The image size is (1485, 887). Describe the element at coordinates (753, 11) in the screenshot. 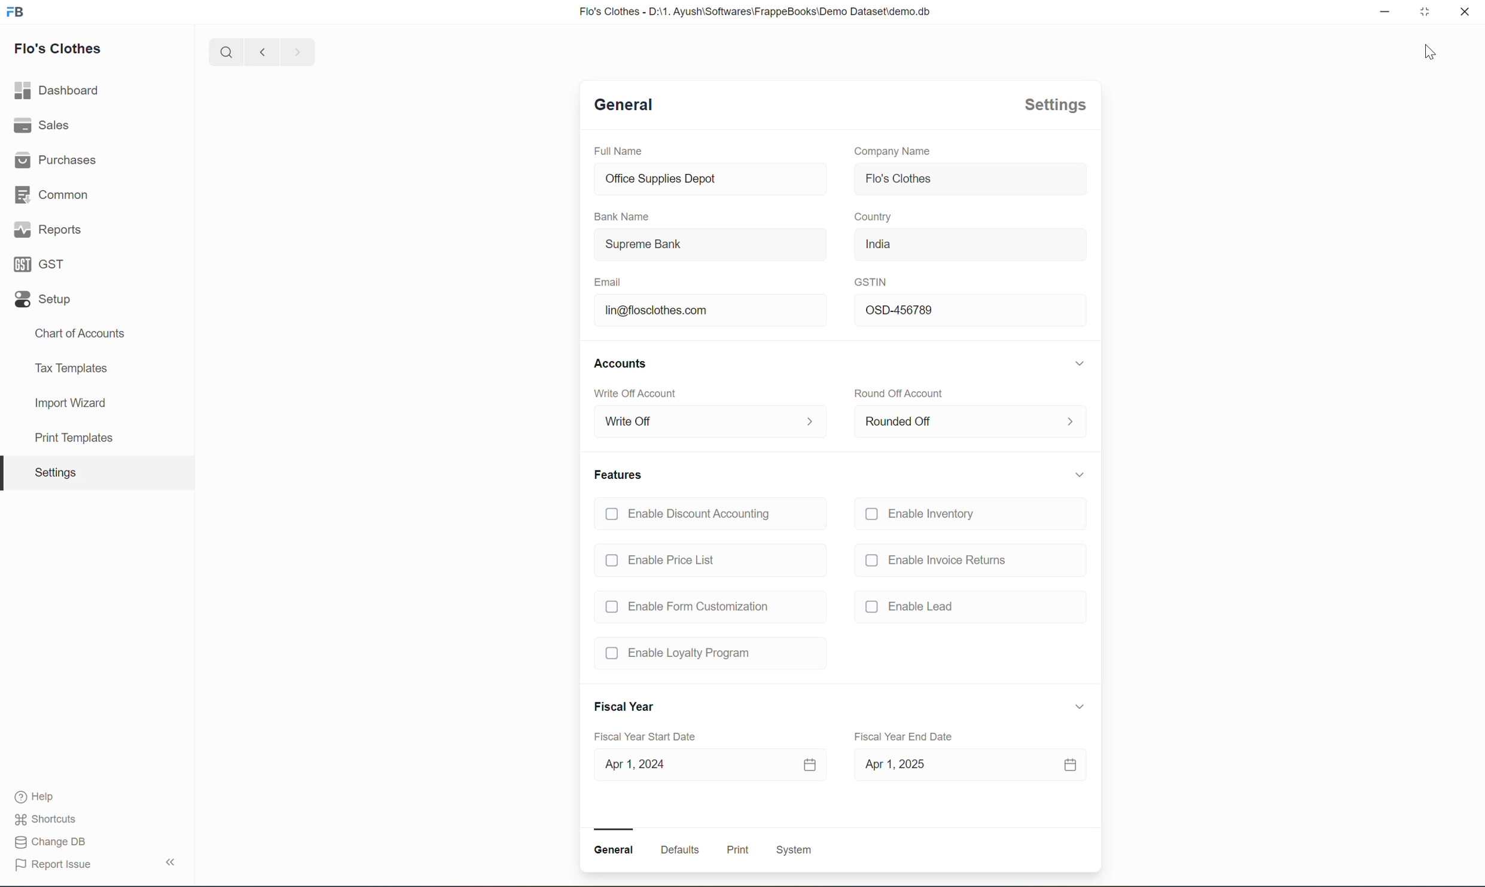

I see `Flo's Clothes - D:\1. Ayush\Softwares\FrappeBooks\Demo Dataset\demo.db` at that location.